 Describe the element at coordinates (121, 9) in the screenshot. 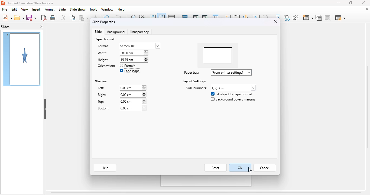

I see `help` at that location.